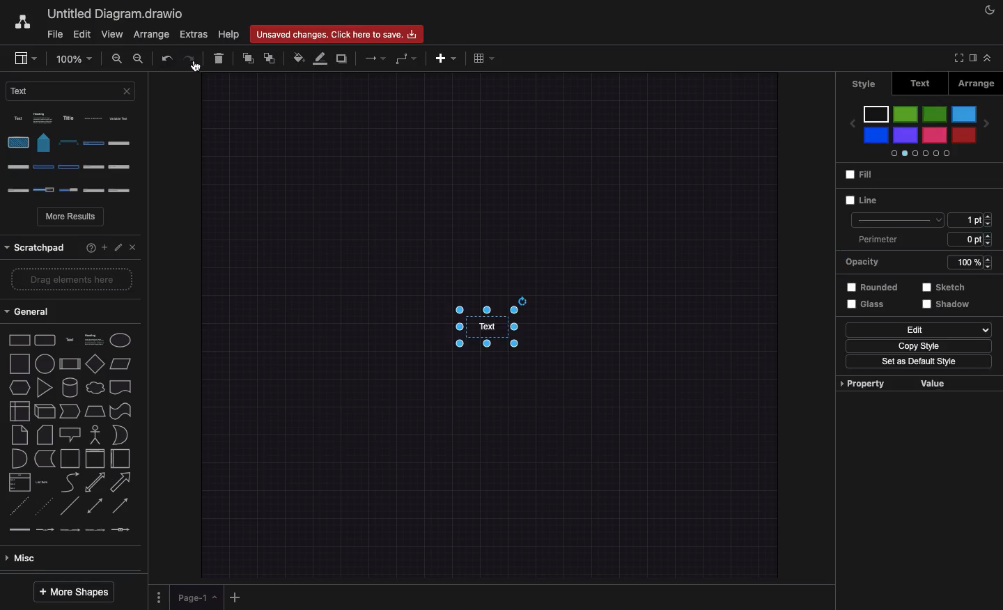  I want to click on Full screen, so click(956, 58).